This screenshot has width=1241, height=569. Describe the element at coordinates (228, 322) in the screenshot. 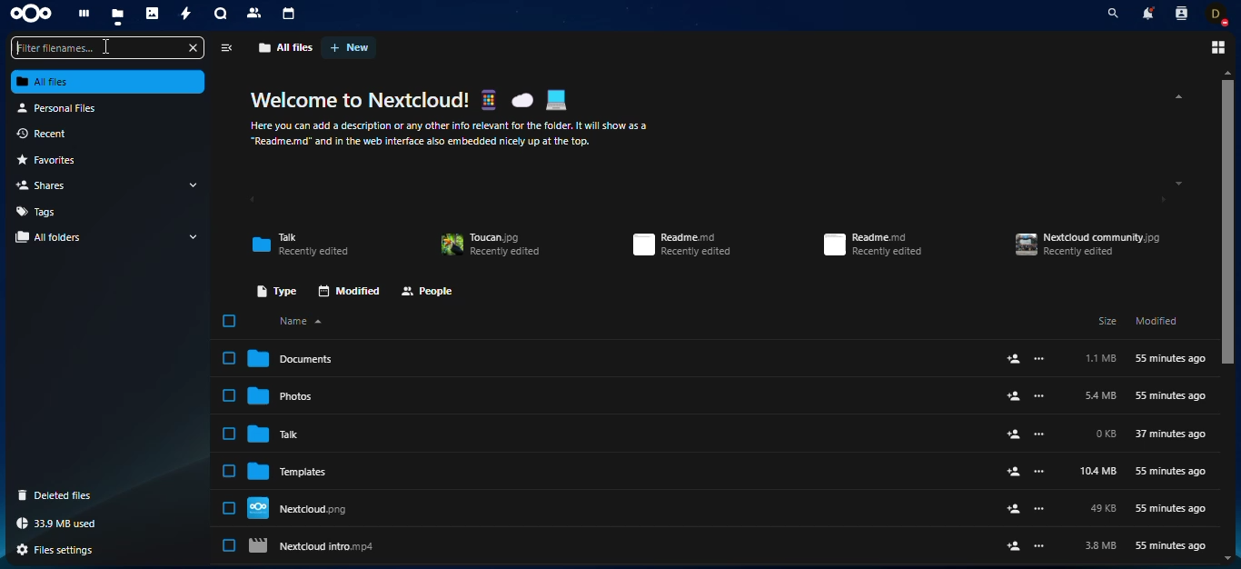

I see `select all` at that location.